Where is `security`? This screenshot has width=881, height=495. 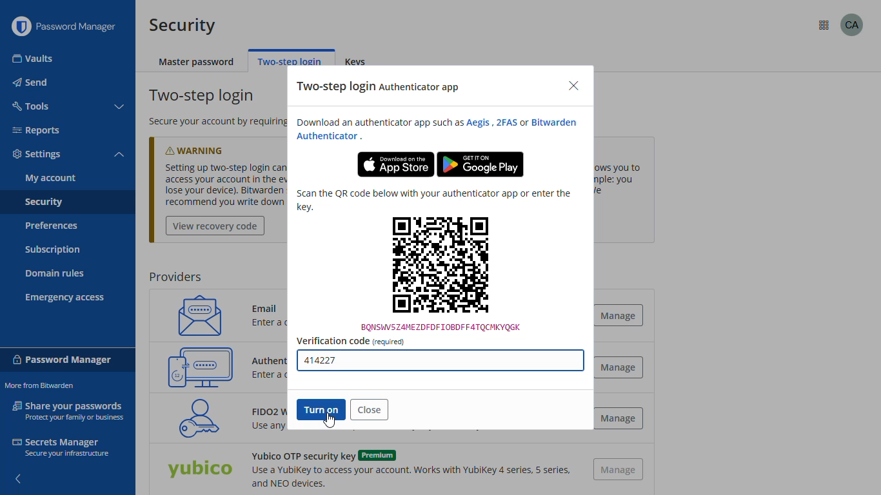 security is located at coordinates (183, 25).